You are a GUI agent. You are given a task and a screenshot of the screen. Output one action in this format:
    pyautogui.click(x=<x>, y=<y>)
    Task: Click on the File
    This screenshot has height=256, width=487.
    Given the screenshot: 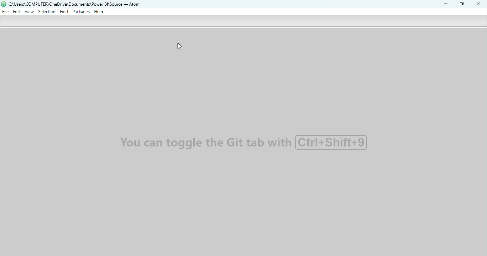 What is the action you would take?
    pyautogui.click(x=5, y=12)
    